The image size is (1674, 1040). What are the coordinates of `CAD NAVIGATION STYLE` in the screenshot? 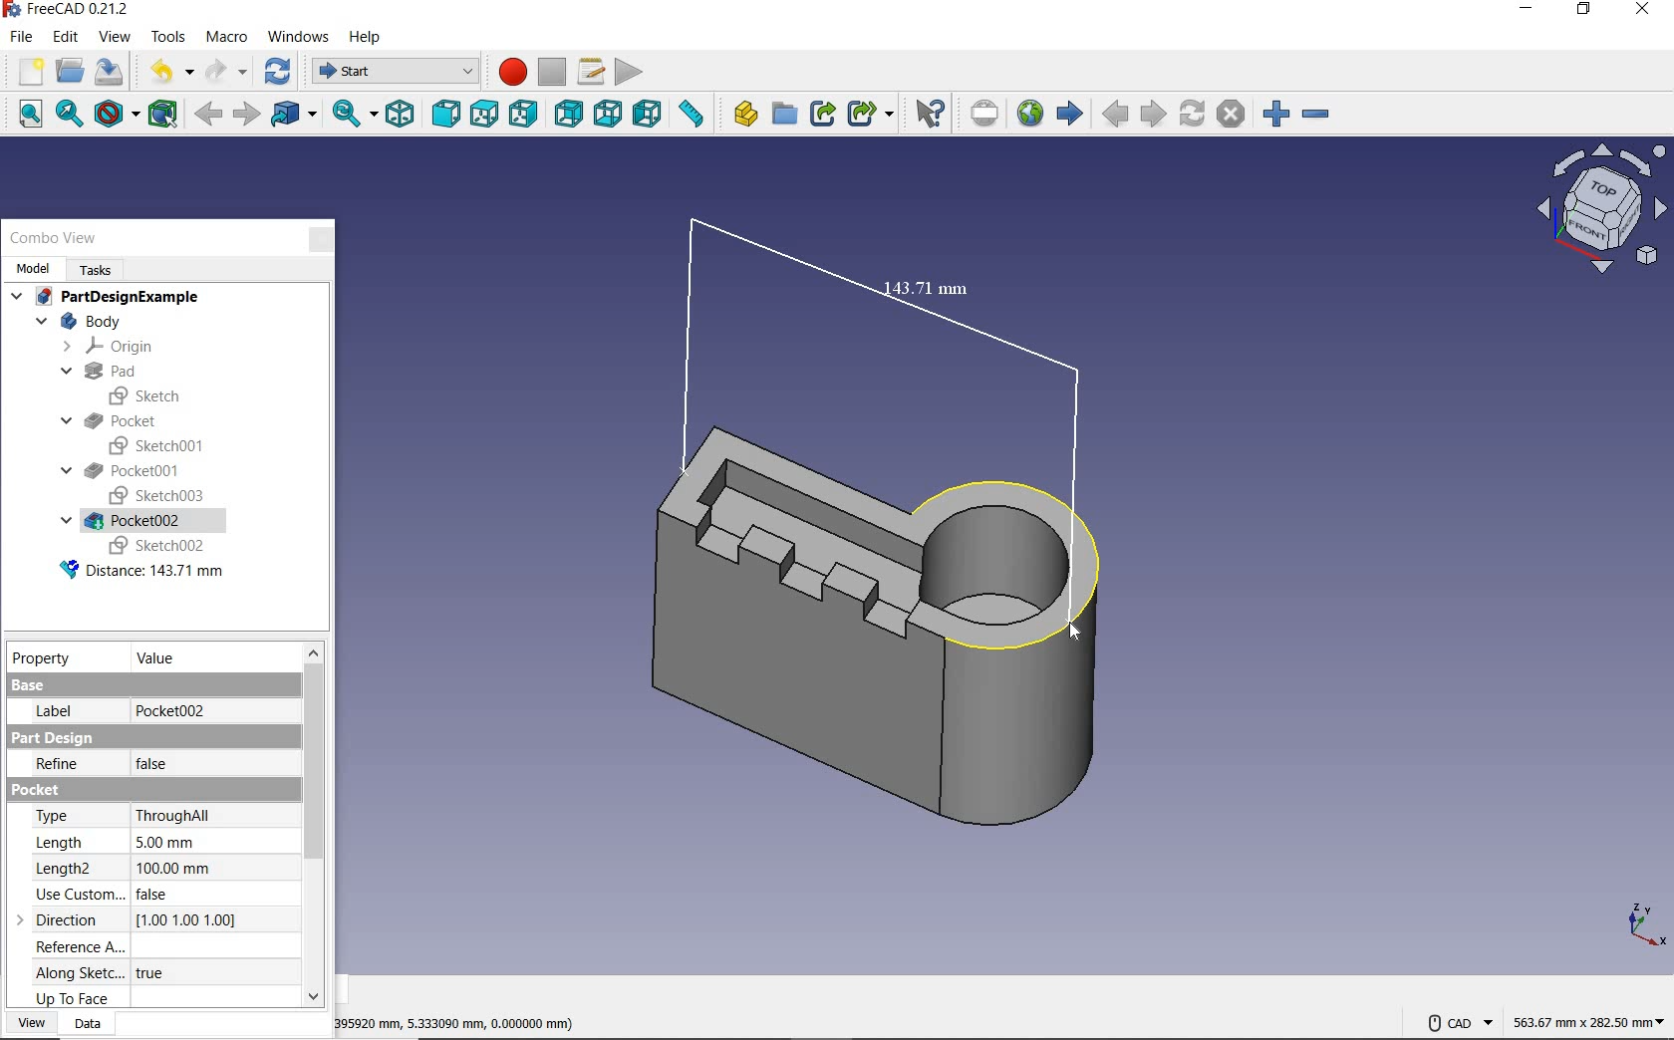 It's located at (1459, 1023).